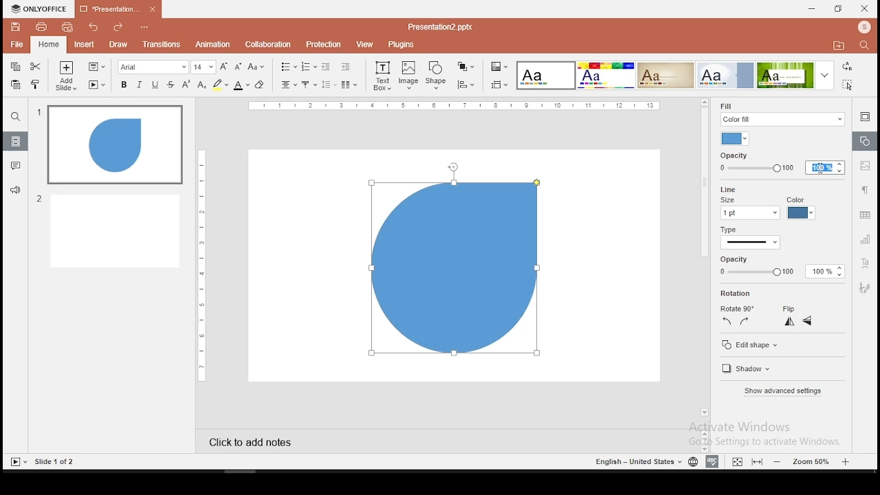 The width and height of the screenshot is (880, 495). I want to click on plugins, so click(401, 44).